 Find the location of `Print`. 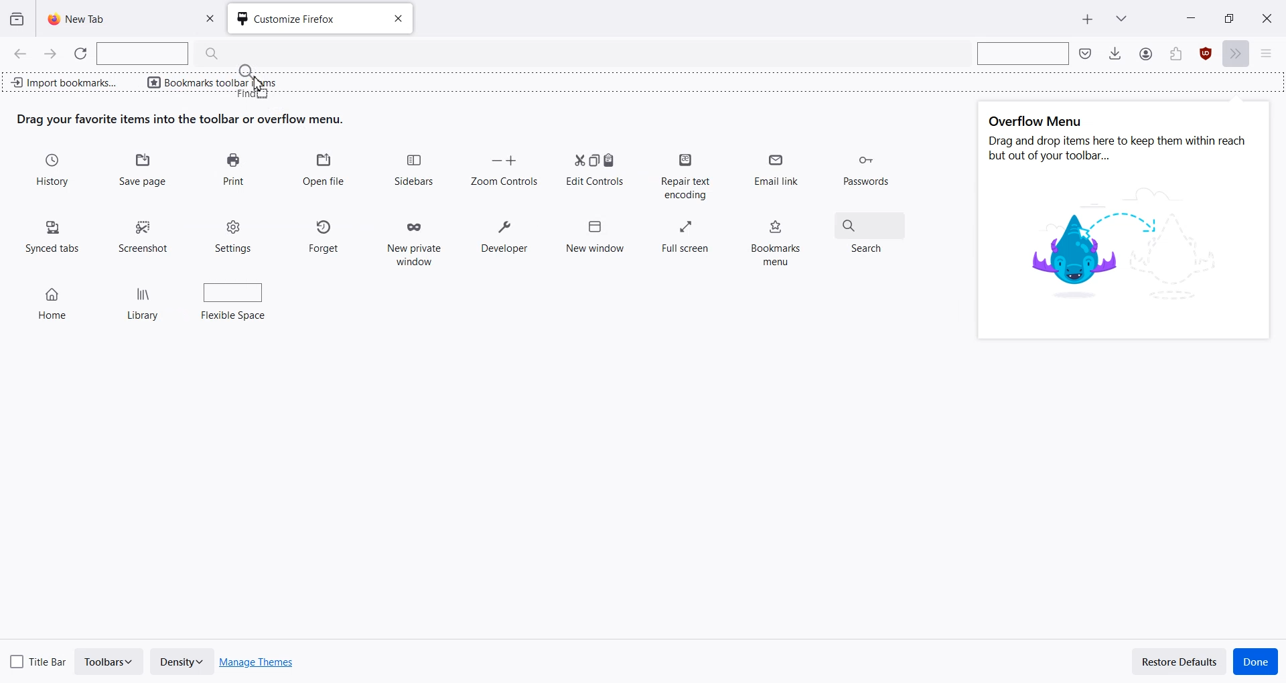

Print is located at coordinates (233, 170).